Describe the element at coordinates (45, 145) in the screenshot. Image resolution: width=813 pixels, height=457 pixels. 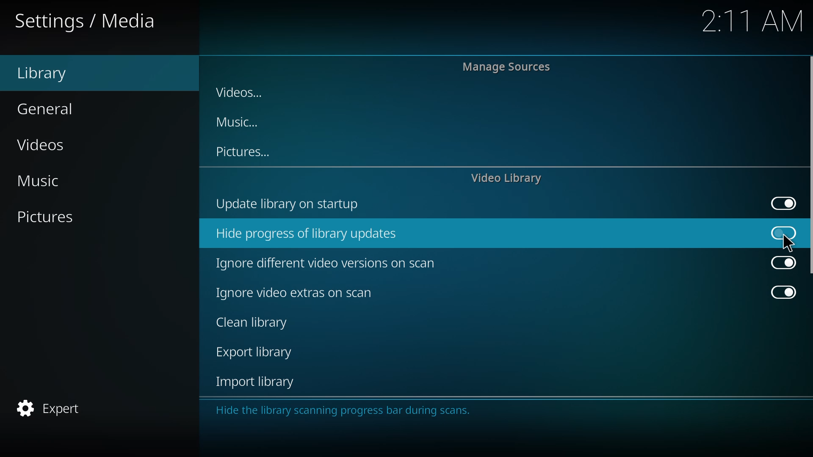
I see `videos` at that location.